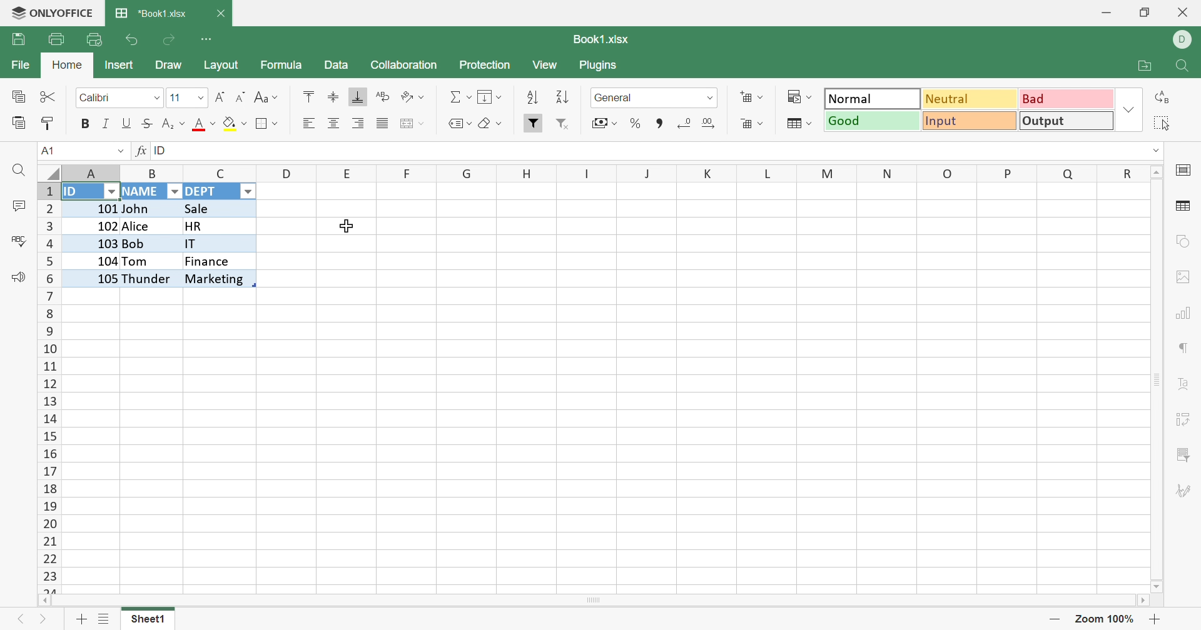  Describe the element at coordinates (57, 37) in the screenshot. I see `Print` at that location.